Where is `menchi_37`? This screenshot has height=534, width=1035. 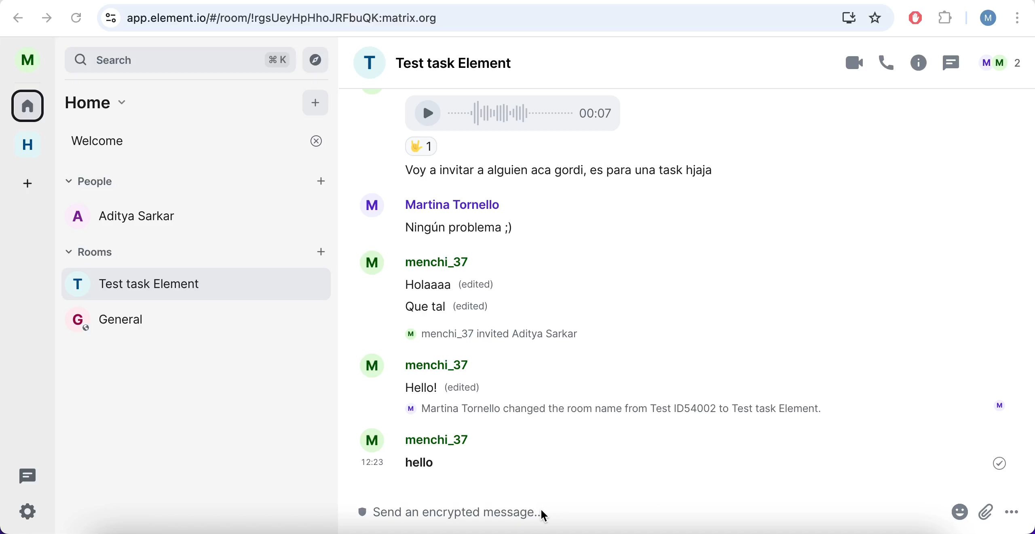
menchi_37 is located at coordinates (437, 263).